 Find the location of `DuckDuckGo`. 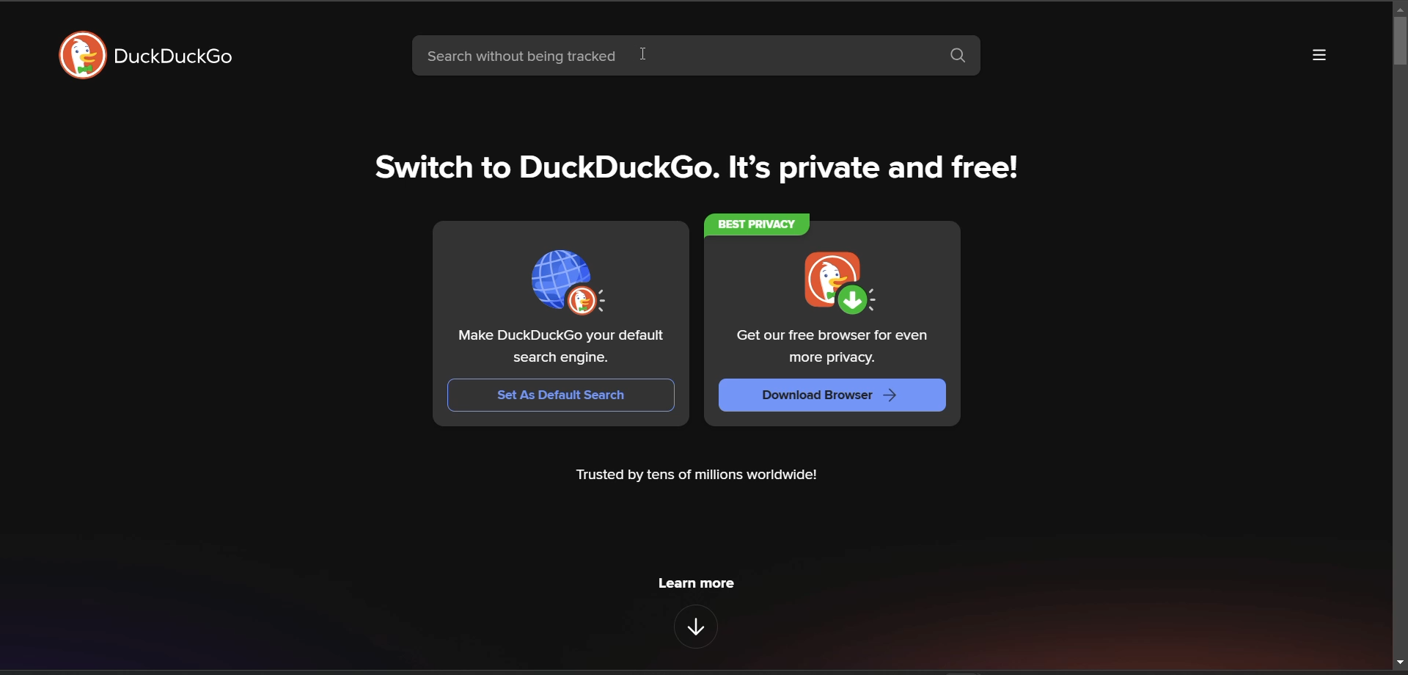

DuckDuckGo is located at coordinates (172, 55).